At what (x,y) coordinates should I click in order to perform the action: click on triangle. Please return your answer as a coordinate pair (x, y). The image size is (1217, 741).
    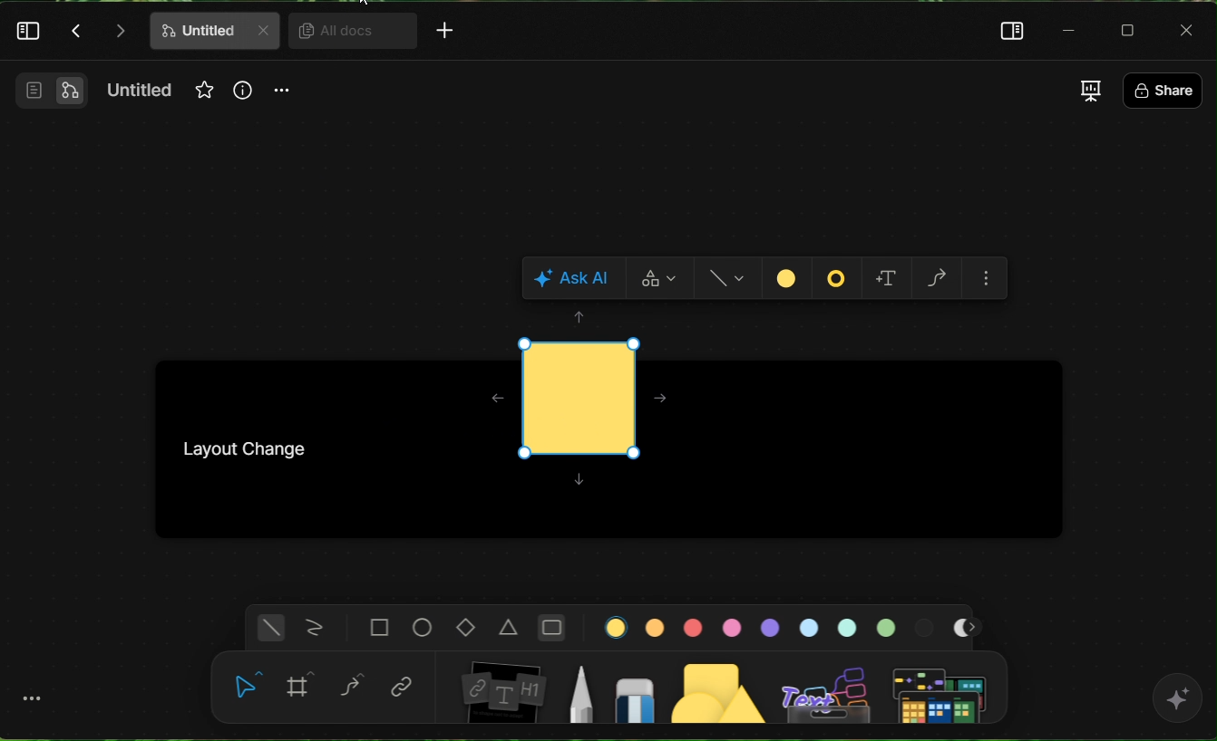
    Looking at the image, I should click on (511, 627).